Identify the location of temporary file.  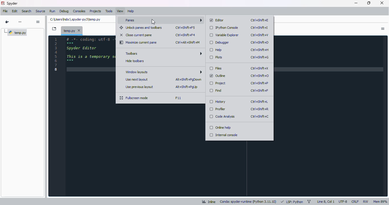
(72, 30).